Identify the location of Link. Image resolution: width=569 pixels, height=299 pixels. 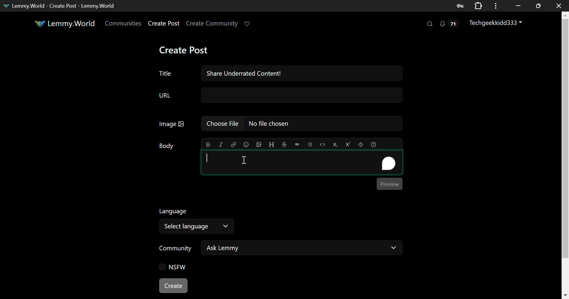
(233, 144).